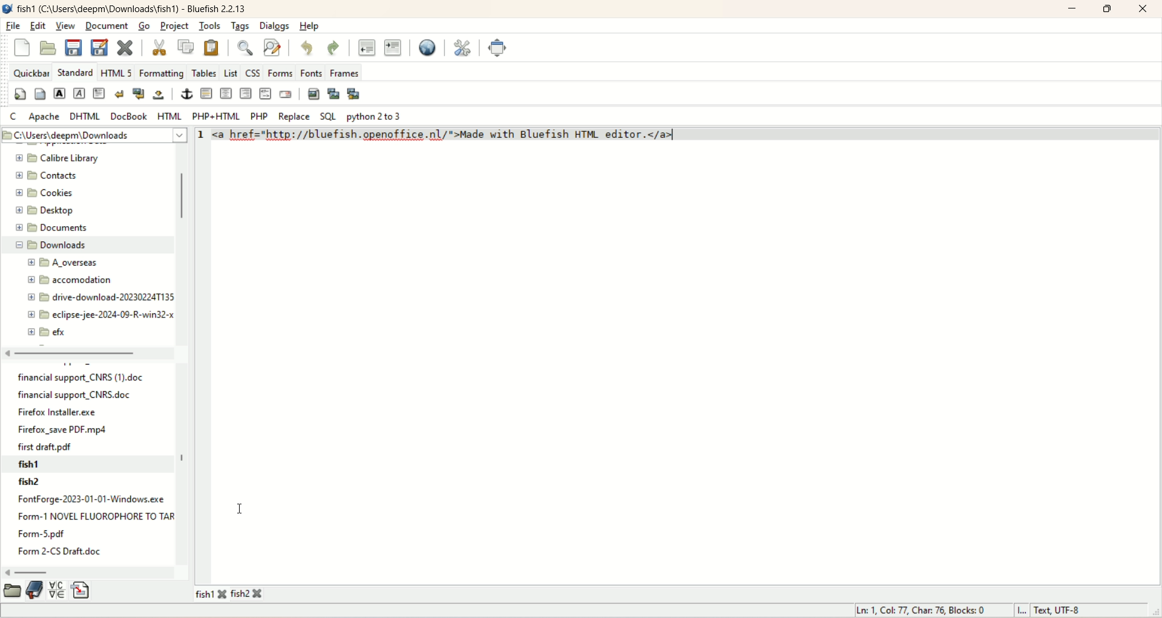 The image size is (1162, 618). Describe the element at coordinates (12, 116) in the screenshot. I see `C` at that location.